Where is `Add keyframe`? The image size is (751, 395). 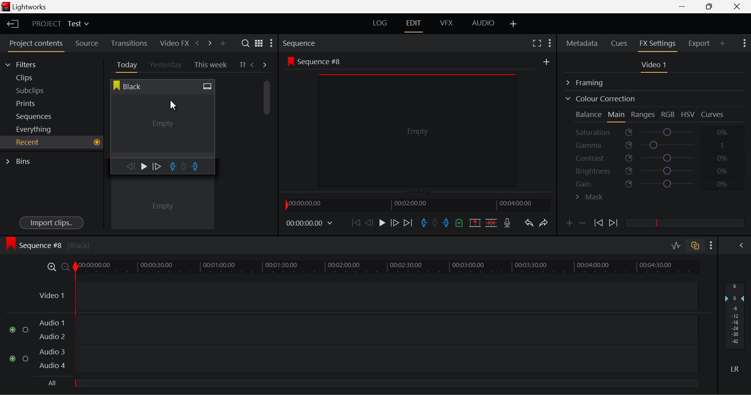 Add keyframe is located at coordinates (568, 224).